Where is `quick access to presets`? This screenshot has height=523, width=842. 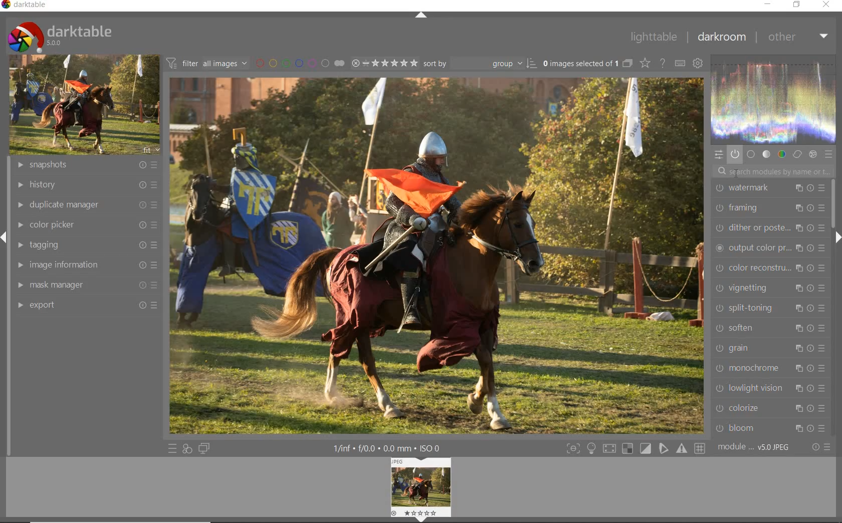 quick access to presets is located at coordinates (172, 449).